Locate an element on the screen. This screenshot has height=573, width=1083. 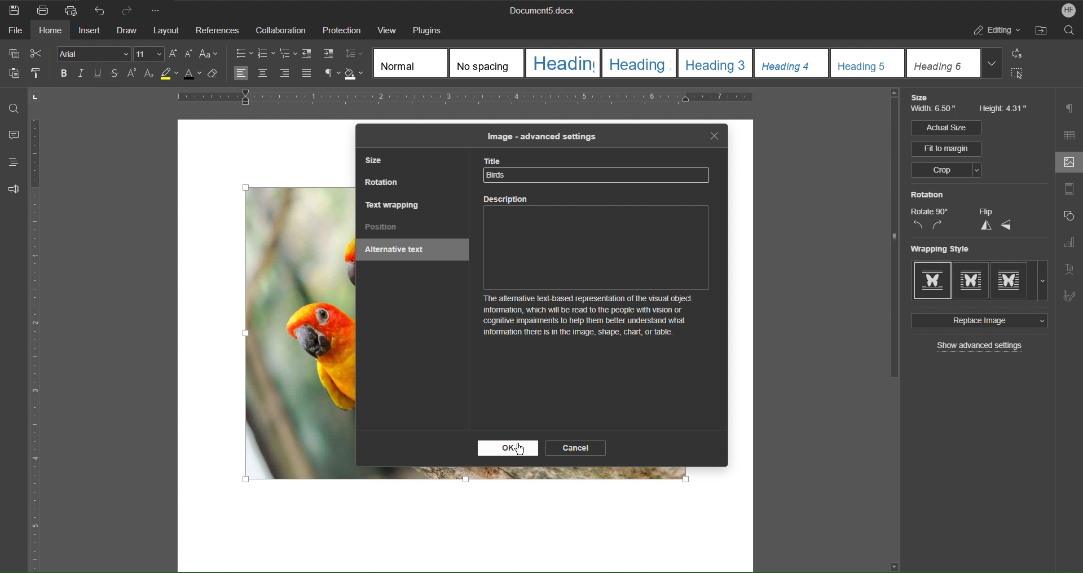
More is located at coordinates (159, 10).